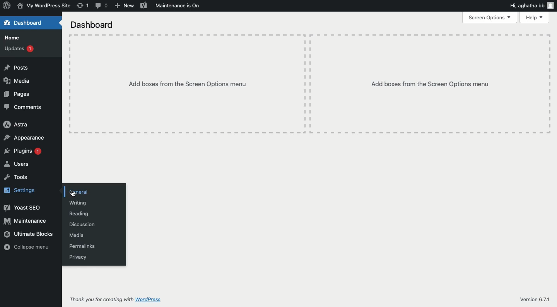 The width and height of the screenshot is (557, 307). What do you see at coordinates (149, 300) in the screenshot?
I see `wordpress` at bounding box center [149, 300].